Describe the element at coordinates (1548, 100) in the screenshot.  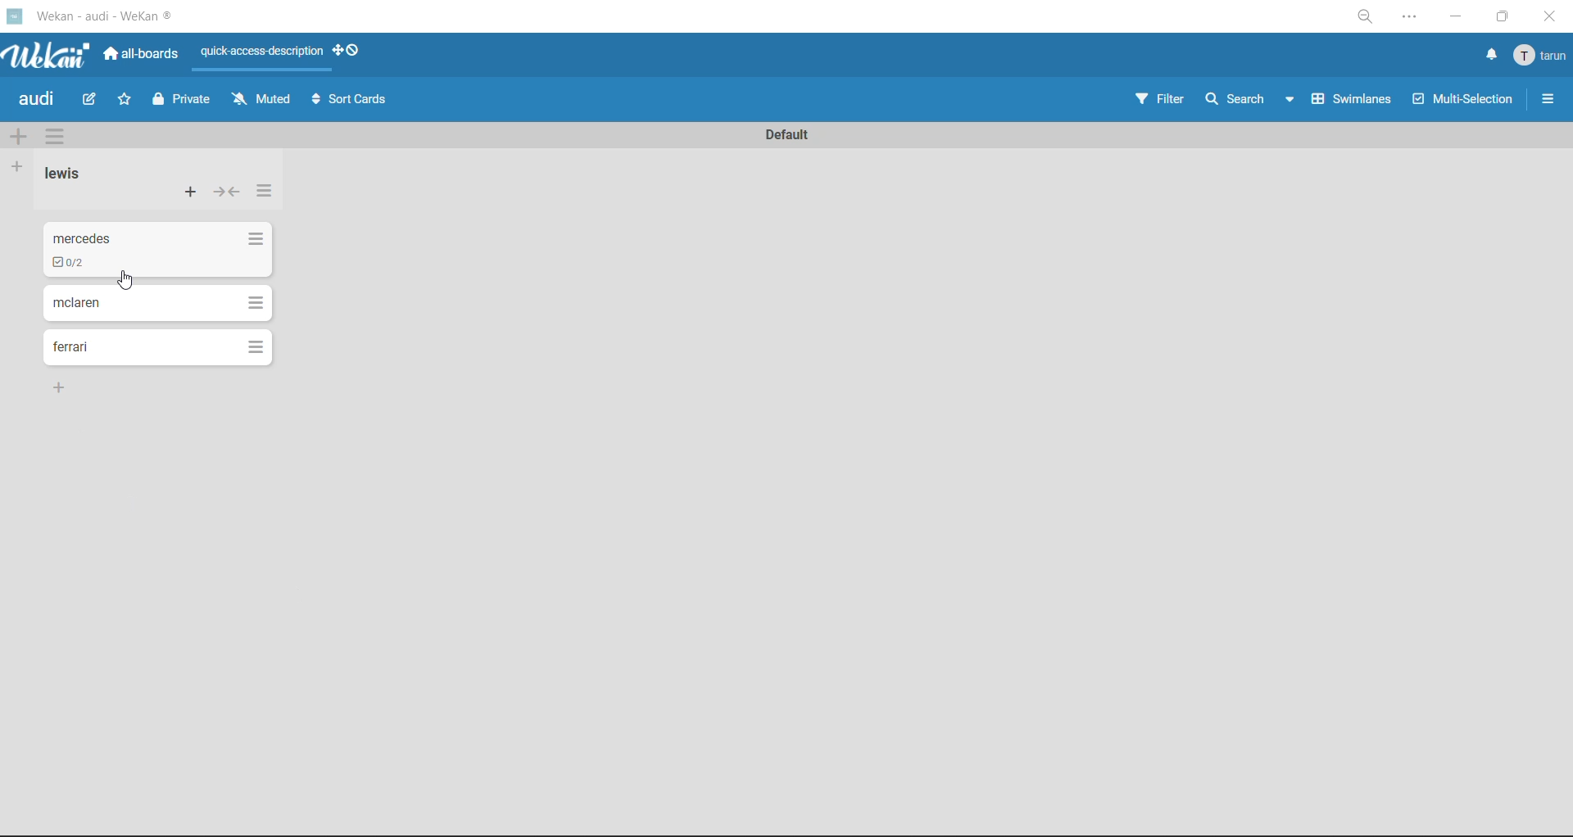
I see `sidebar` at that location.